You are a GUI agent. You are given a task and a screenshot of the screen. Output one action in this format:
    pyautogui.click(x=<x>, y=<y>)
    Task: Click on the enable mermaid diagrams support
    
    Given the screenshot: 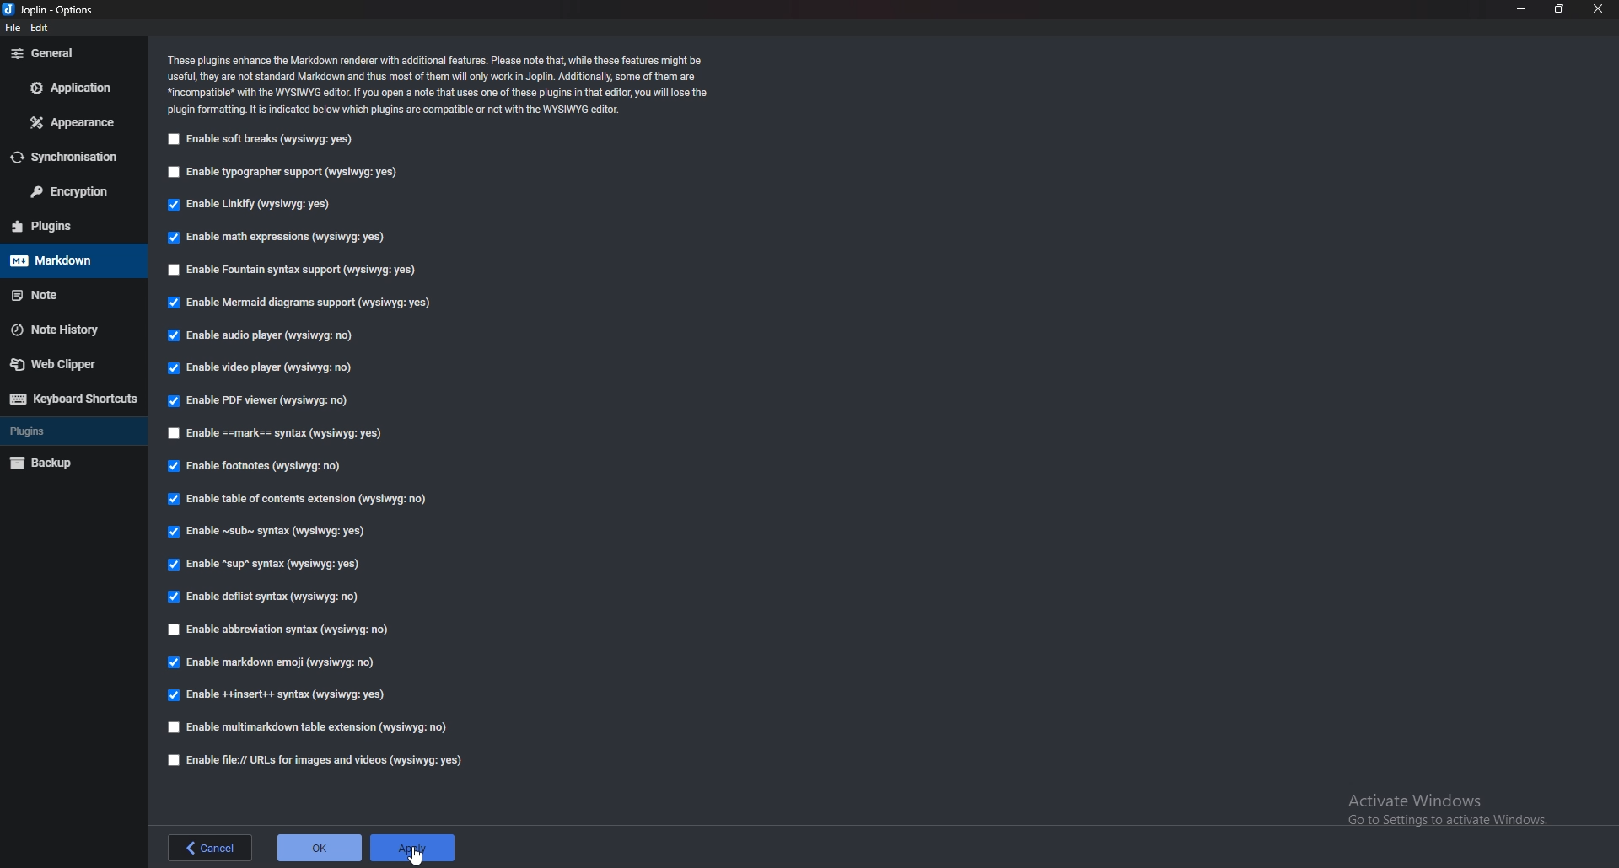 What is the action you would take?
    pyautogui.click(x=303, y=305)
    